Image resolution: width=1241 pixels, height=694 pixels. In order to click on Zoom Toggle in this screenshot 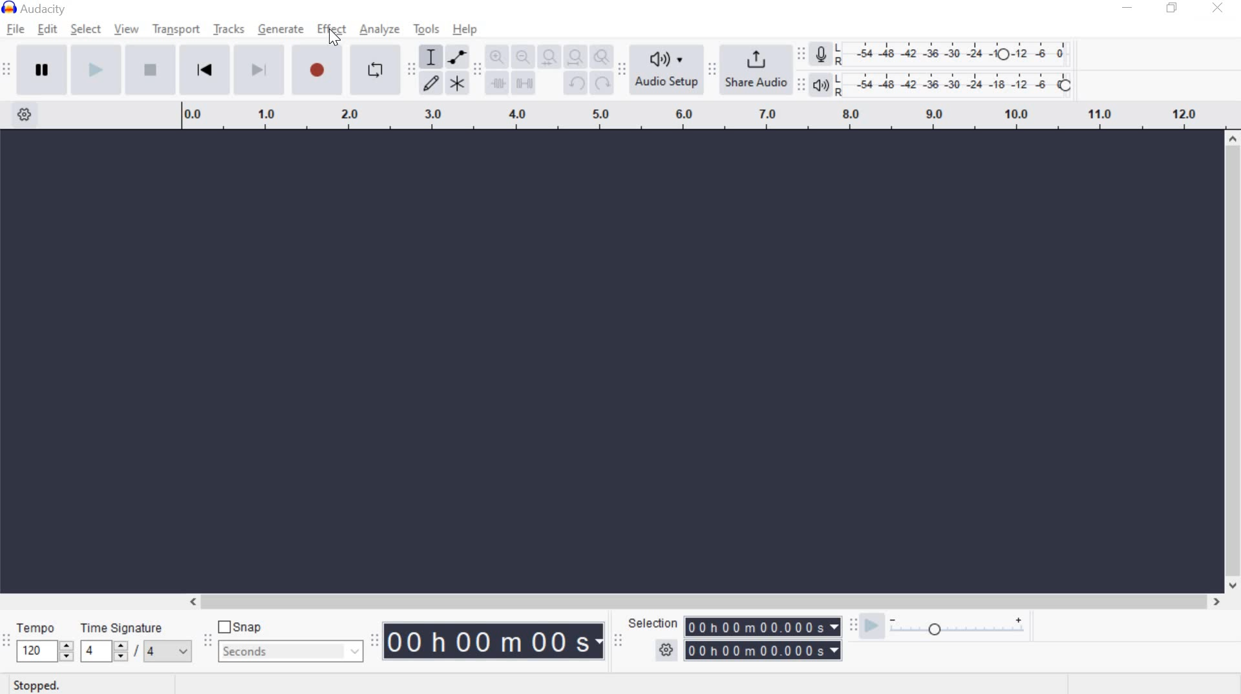, I will do `click(600, 58)`.